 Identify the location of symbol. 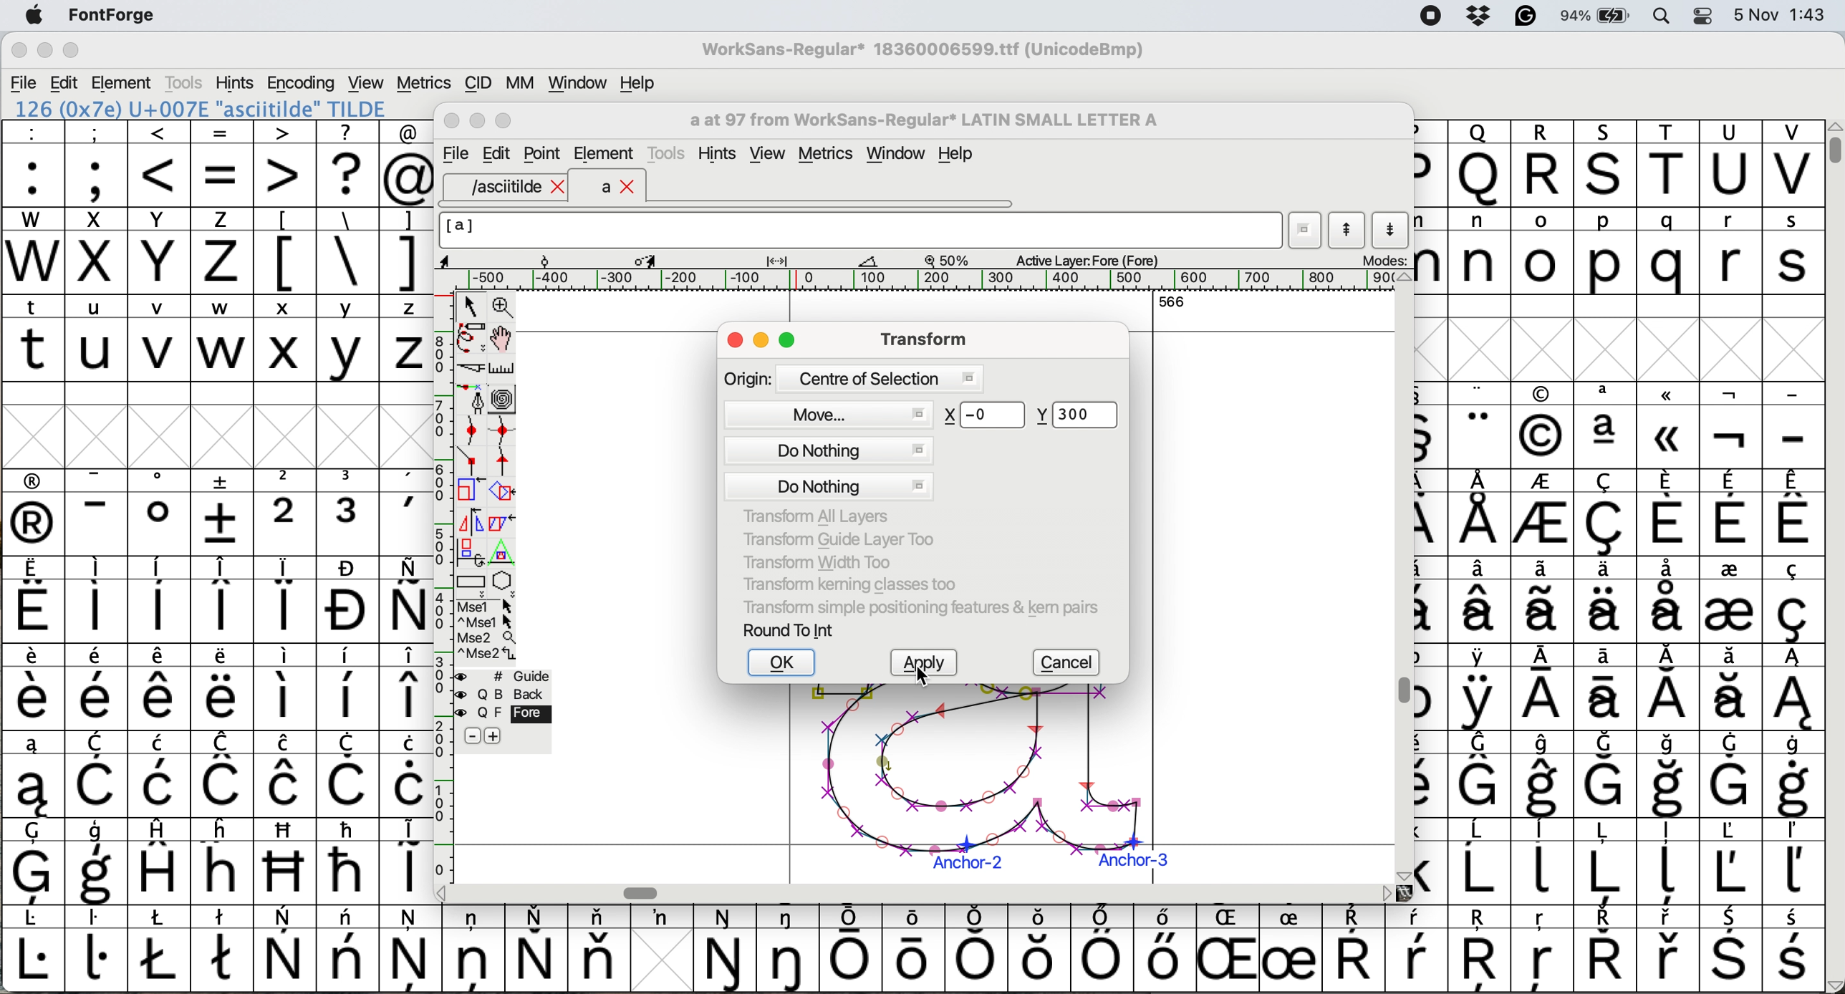
(726, 950).